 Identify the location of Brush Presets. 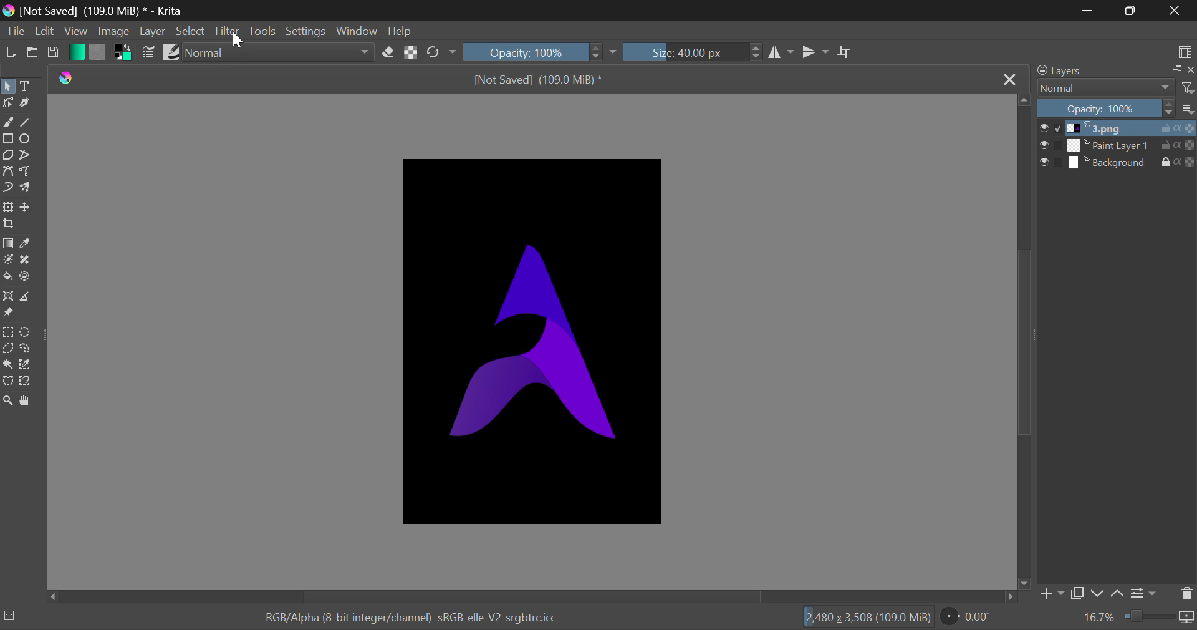
(171, 51).